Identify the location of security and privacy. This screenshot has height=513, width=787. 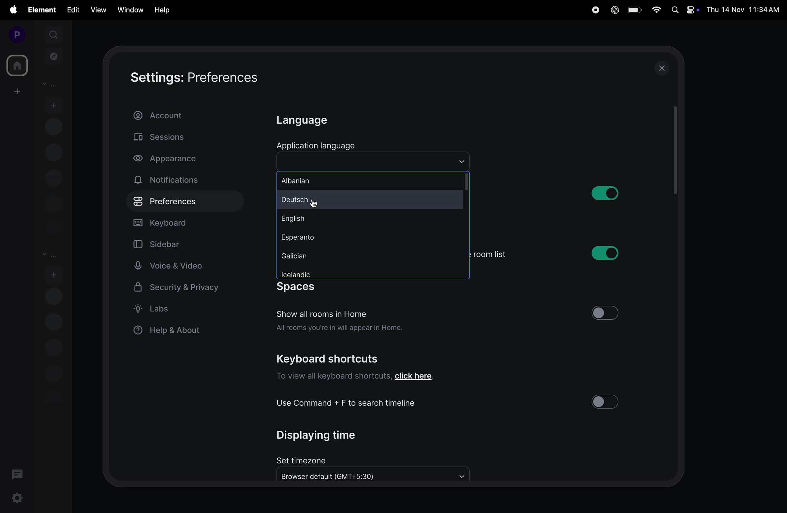
(181, 287).